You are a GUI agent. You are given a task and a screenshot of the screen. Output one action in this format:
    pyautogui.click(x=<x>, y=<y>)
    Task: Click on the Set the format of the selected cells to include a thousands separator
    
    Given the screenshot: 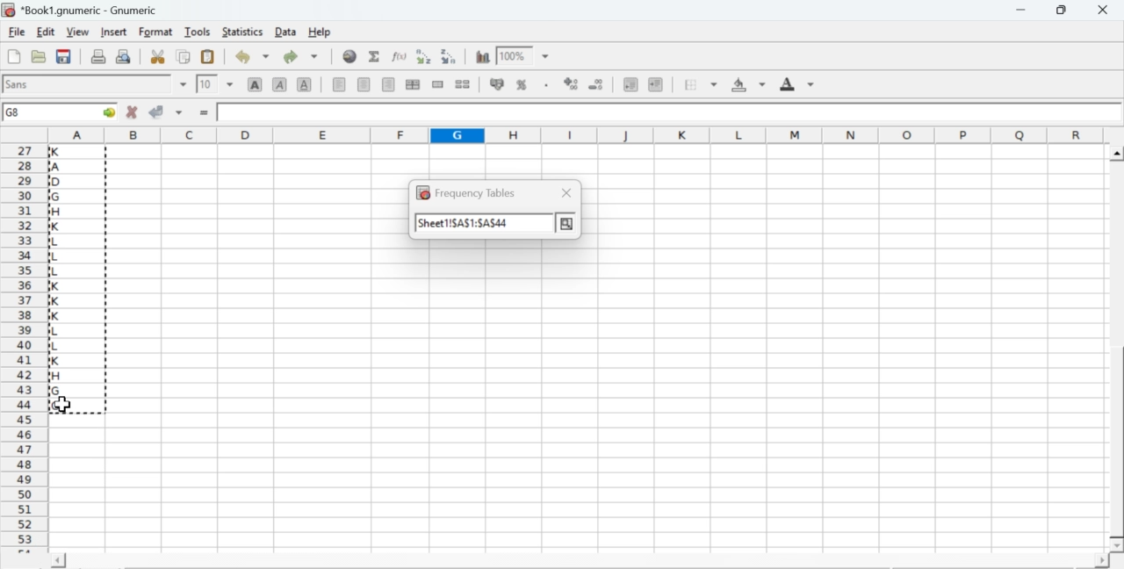 What is the action you would take?
    pyautogui.click(x=544, y=85)
    